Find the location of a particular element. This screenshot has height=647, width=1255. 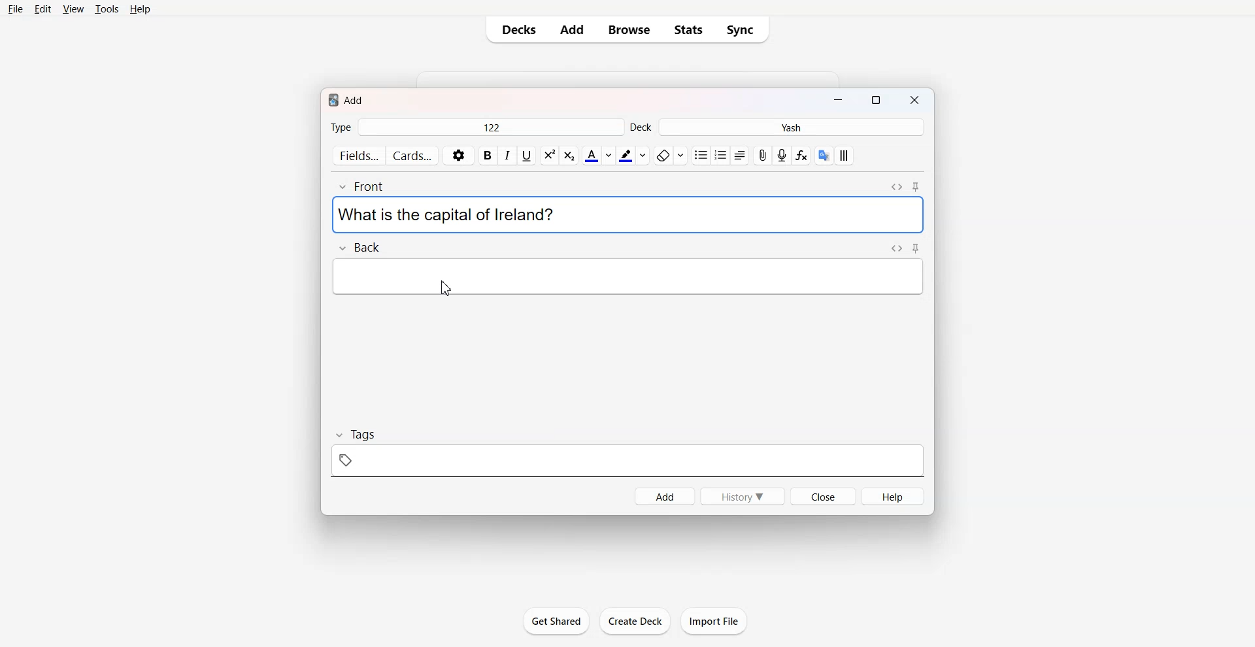

Italic is located at coordinates (507, 155).